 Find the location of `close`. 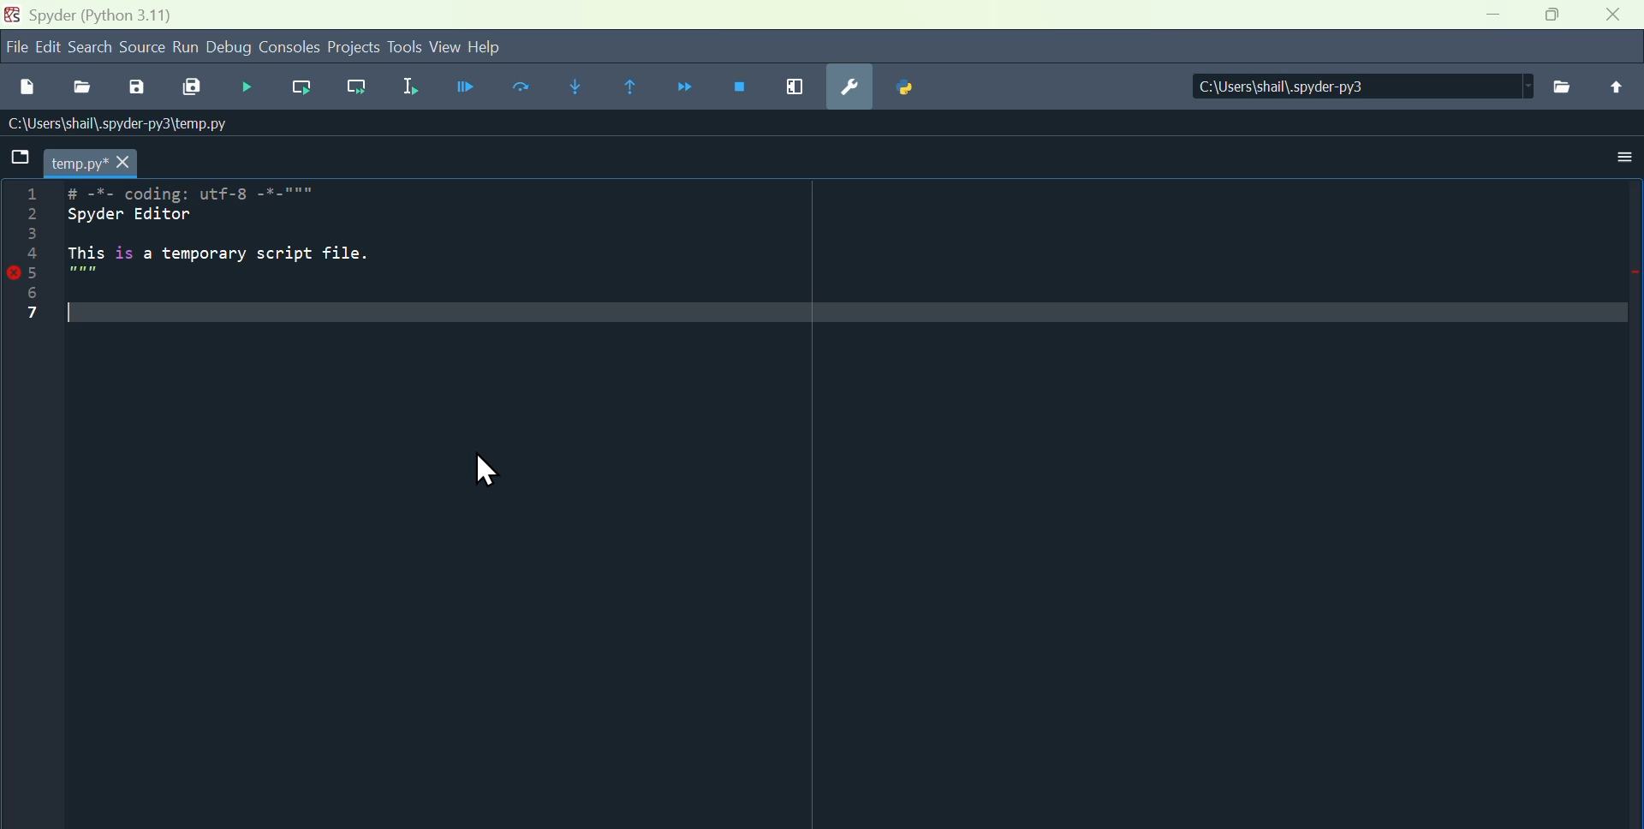

close is located at coordinates (1615, 16).